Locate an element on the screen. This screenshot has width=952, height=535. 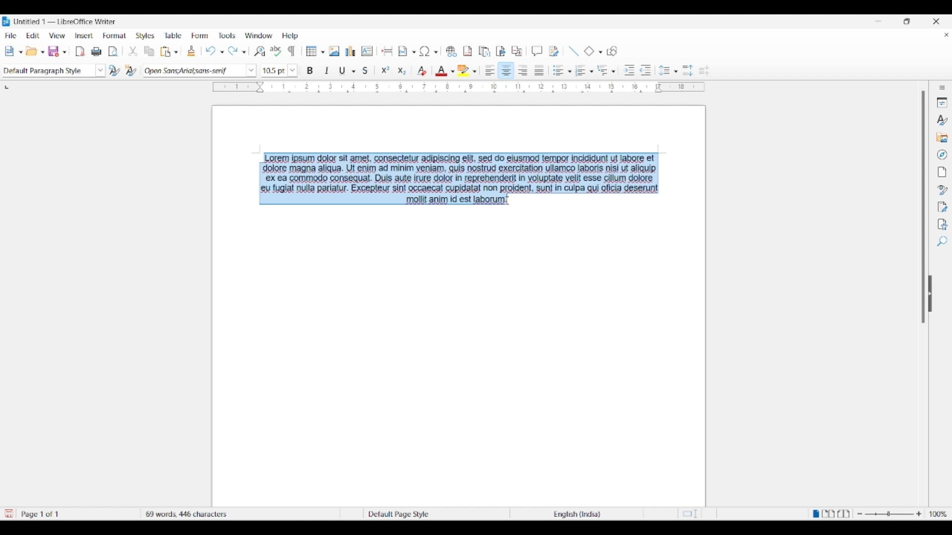
Toggle ordered list options is located at coordinates (592, 71).